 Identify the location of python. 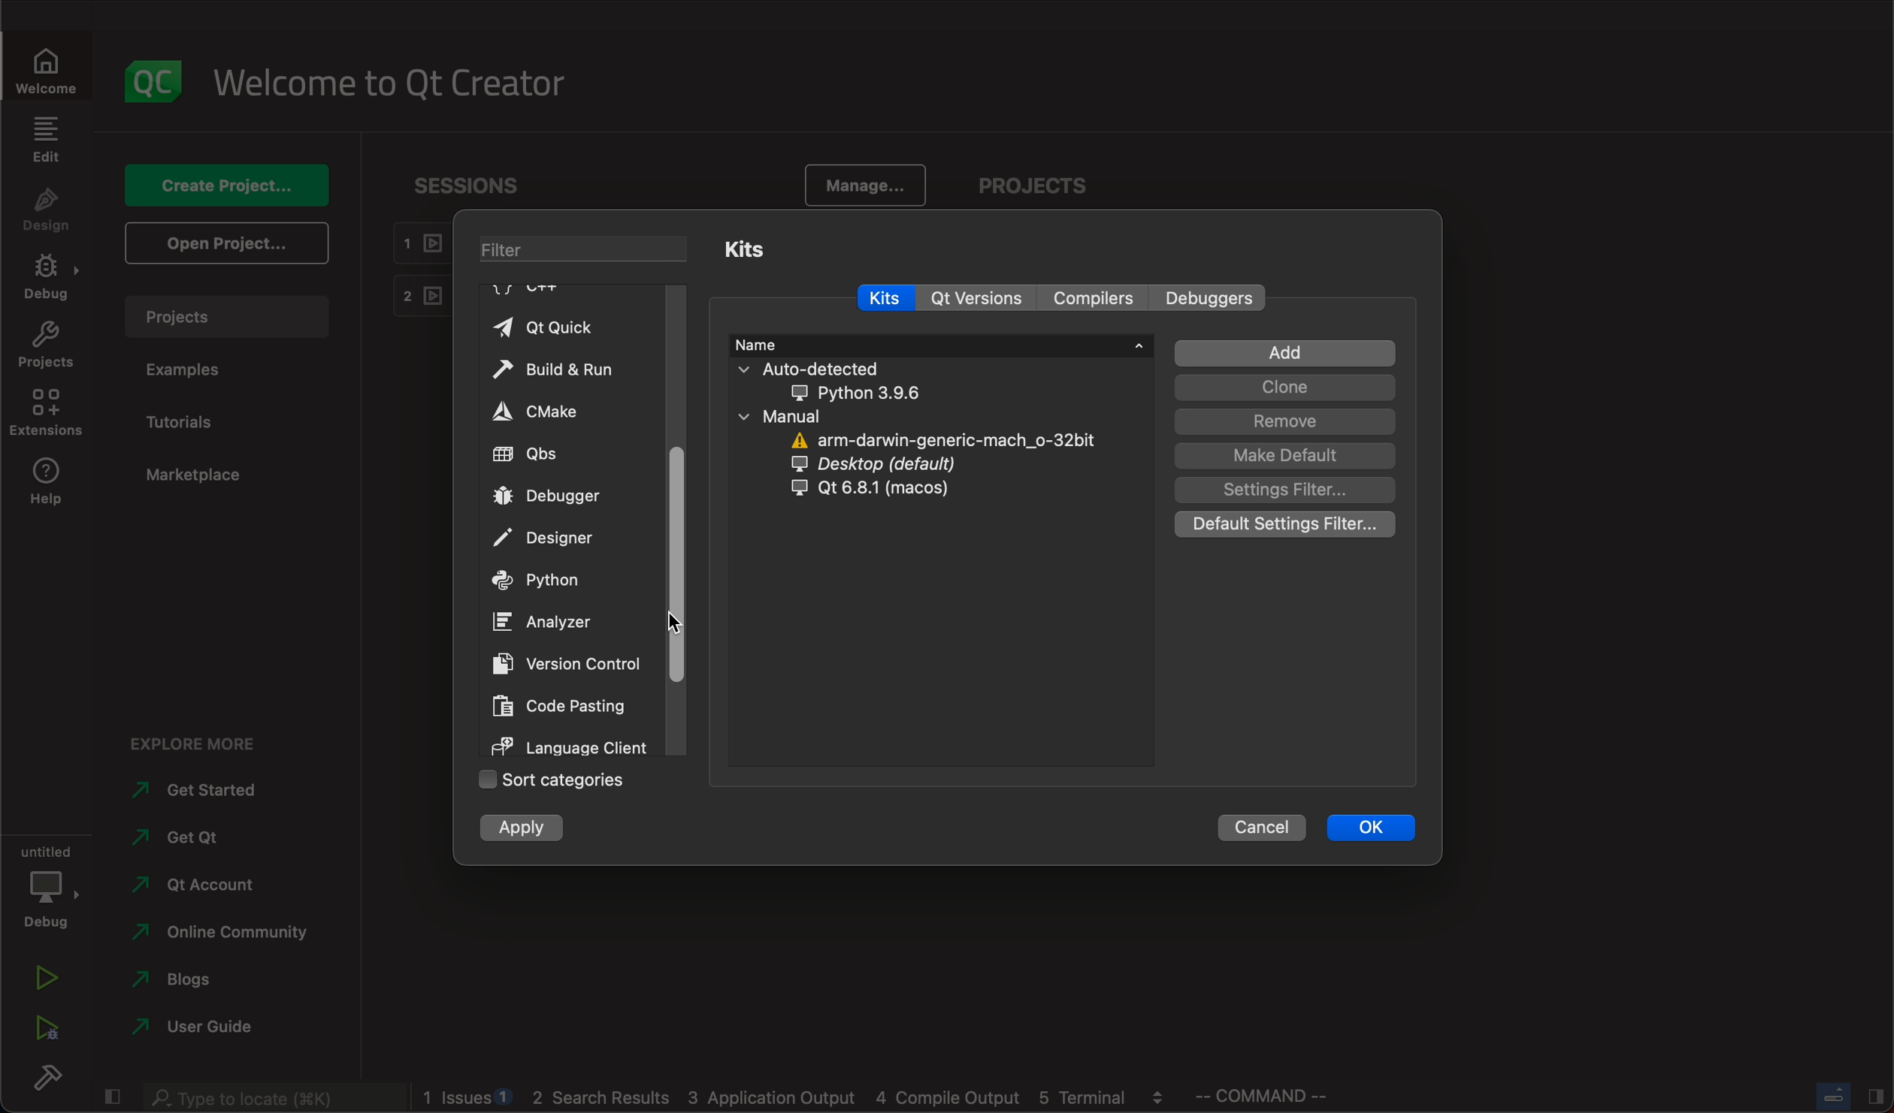
(545, 580).